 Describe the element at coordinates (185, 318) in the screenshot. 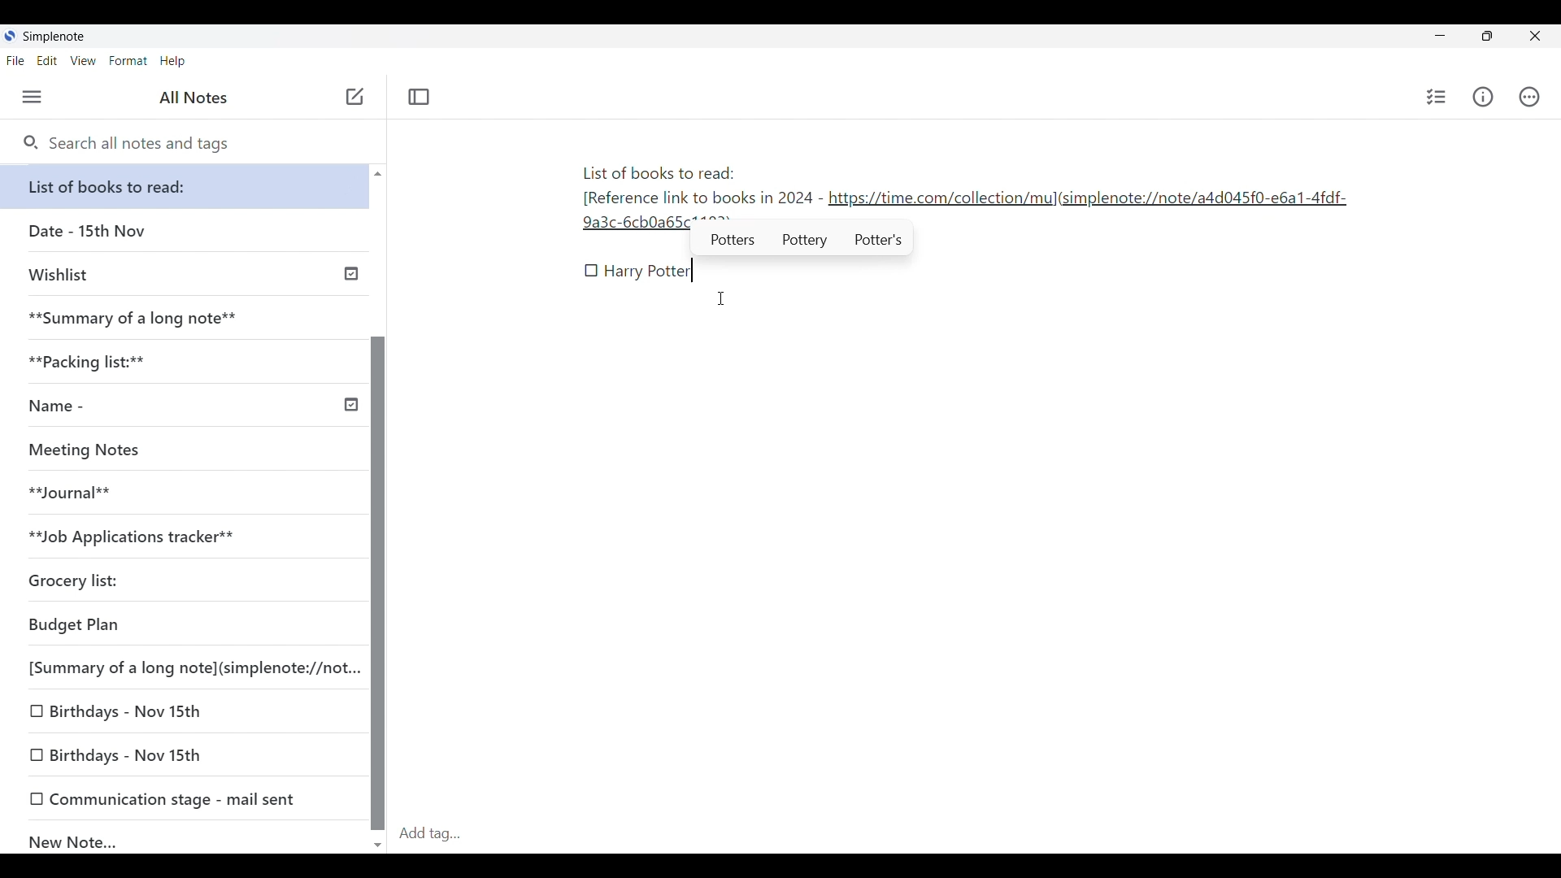

I see `**Summary of a long note**` at that location.